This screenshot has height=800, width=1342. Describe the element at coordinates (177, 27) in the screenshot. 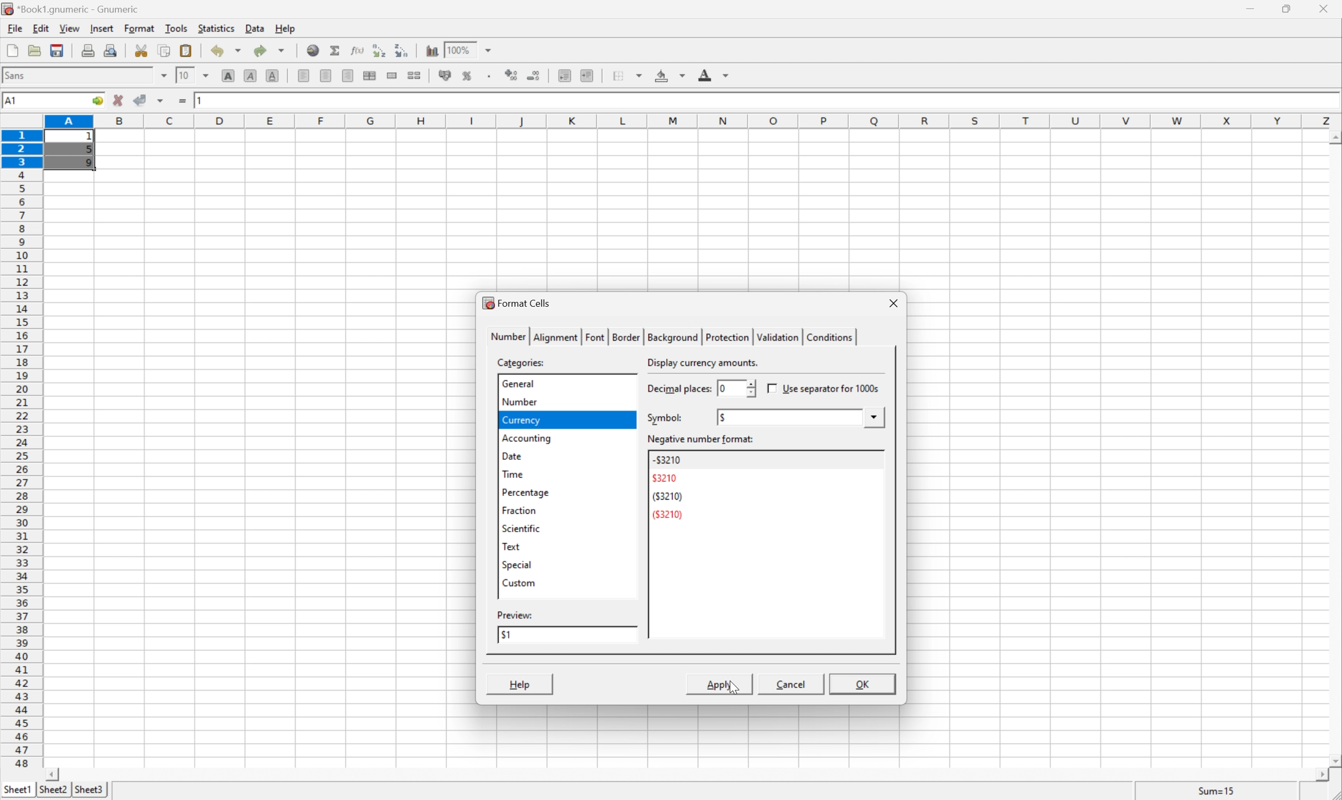

I see `tools` at that location.